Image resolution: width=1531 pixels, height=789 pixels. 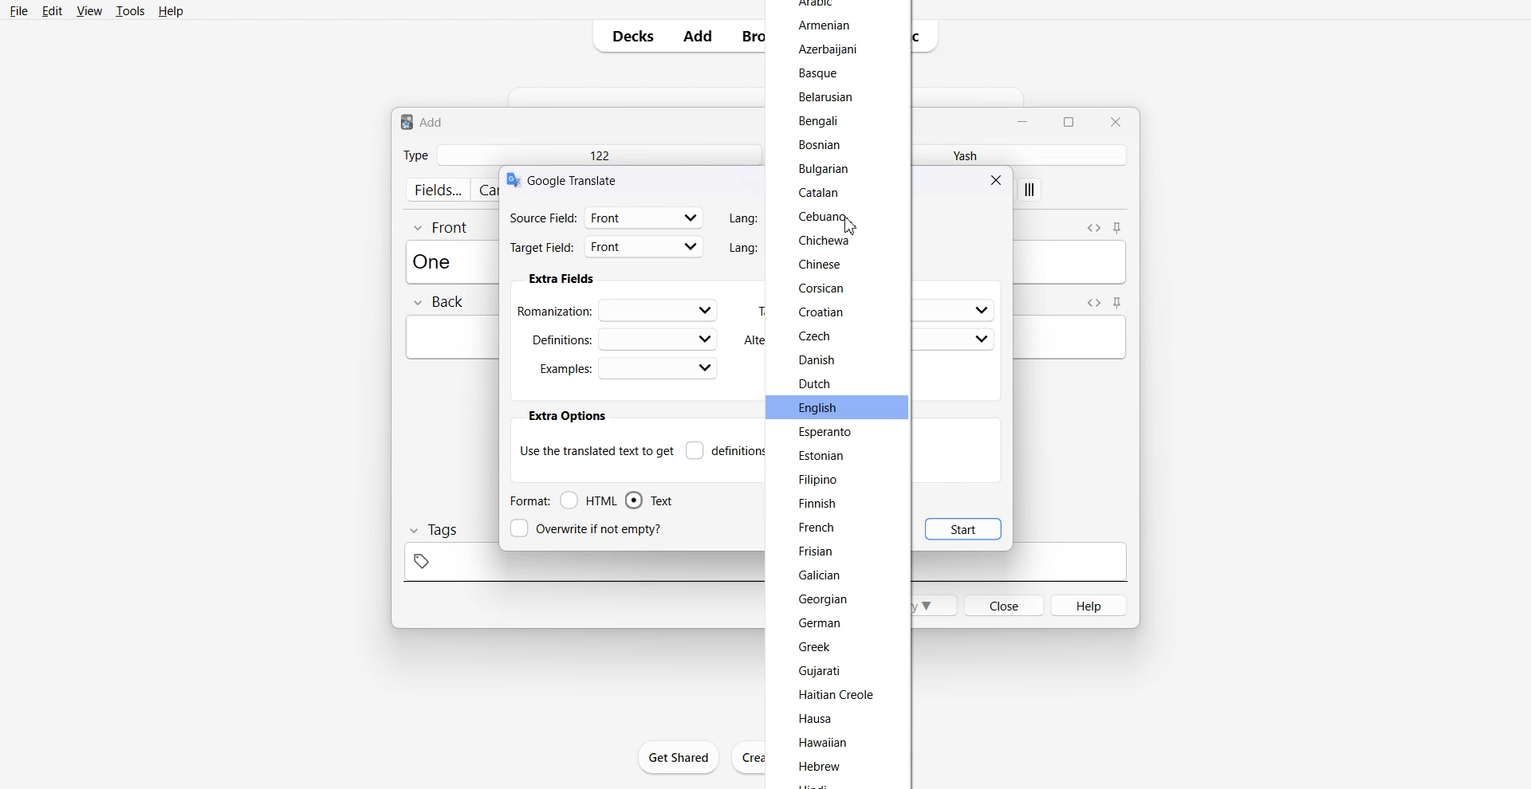 What do you see at coordinates (437, 261) in the screenshot?
I see `Text` at bounding box center [437, 261].